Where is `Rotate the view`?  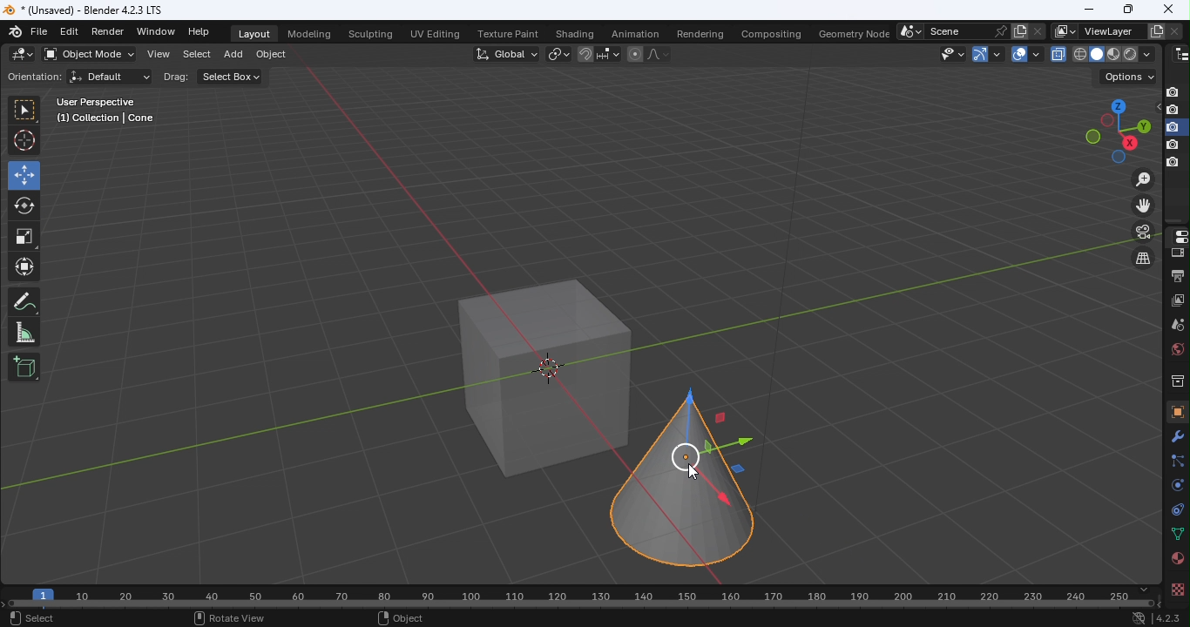
Rotate the view is located at coordinates (1141, 125).